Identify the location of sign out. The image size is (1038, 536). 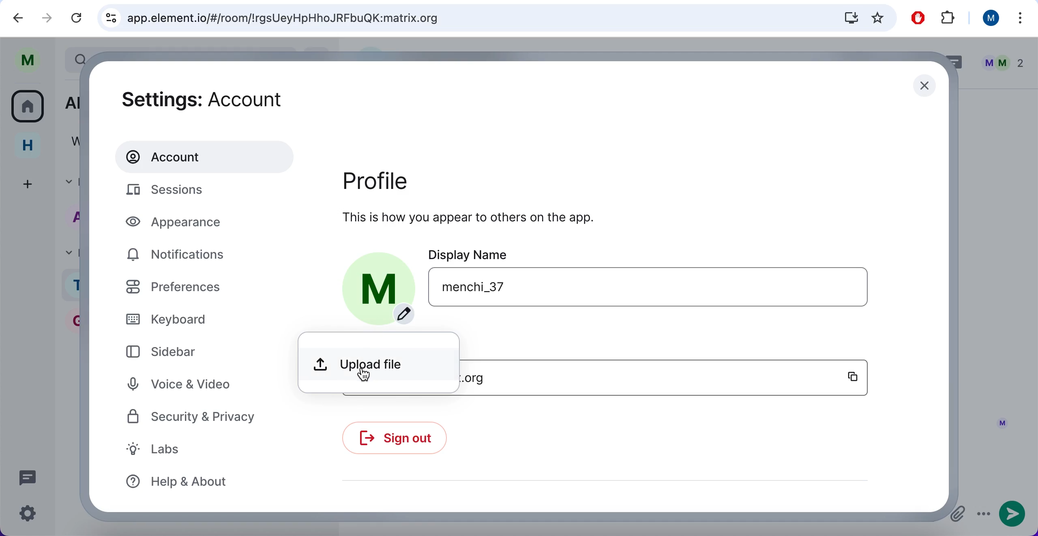
(404, 442).